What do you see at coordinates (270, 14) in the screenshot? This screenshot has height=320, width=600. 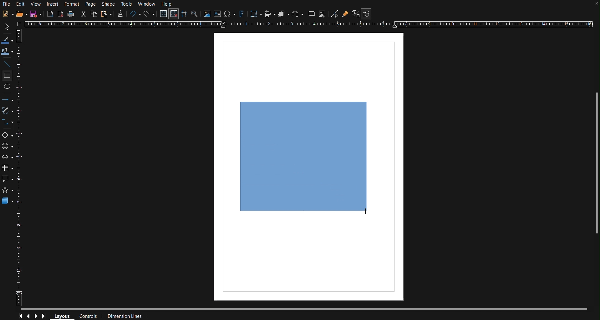 I see `Align Objects` at bounding box center [270, 14].